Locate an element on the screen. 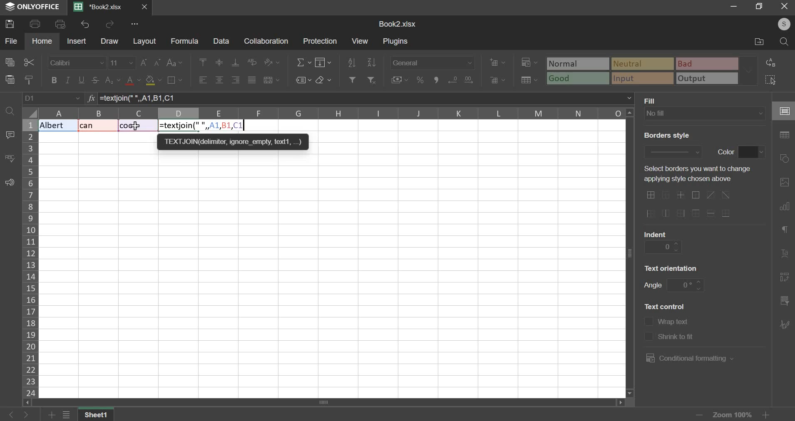  underline is located at coordinates (82, 80).